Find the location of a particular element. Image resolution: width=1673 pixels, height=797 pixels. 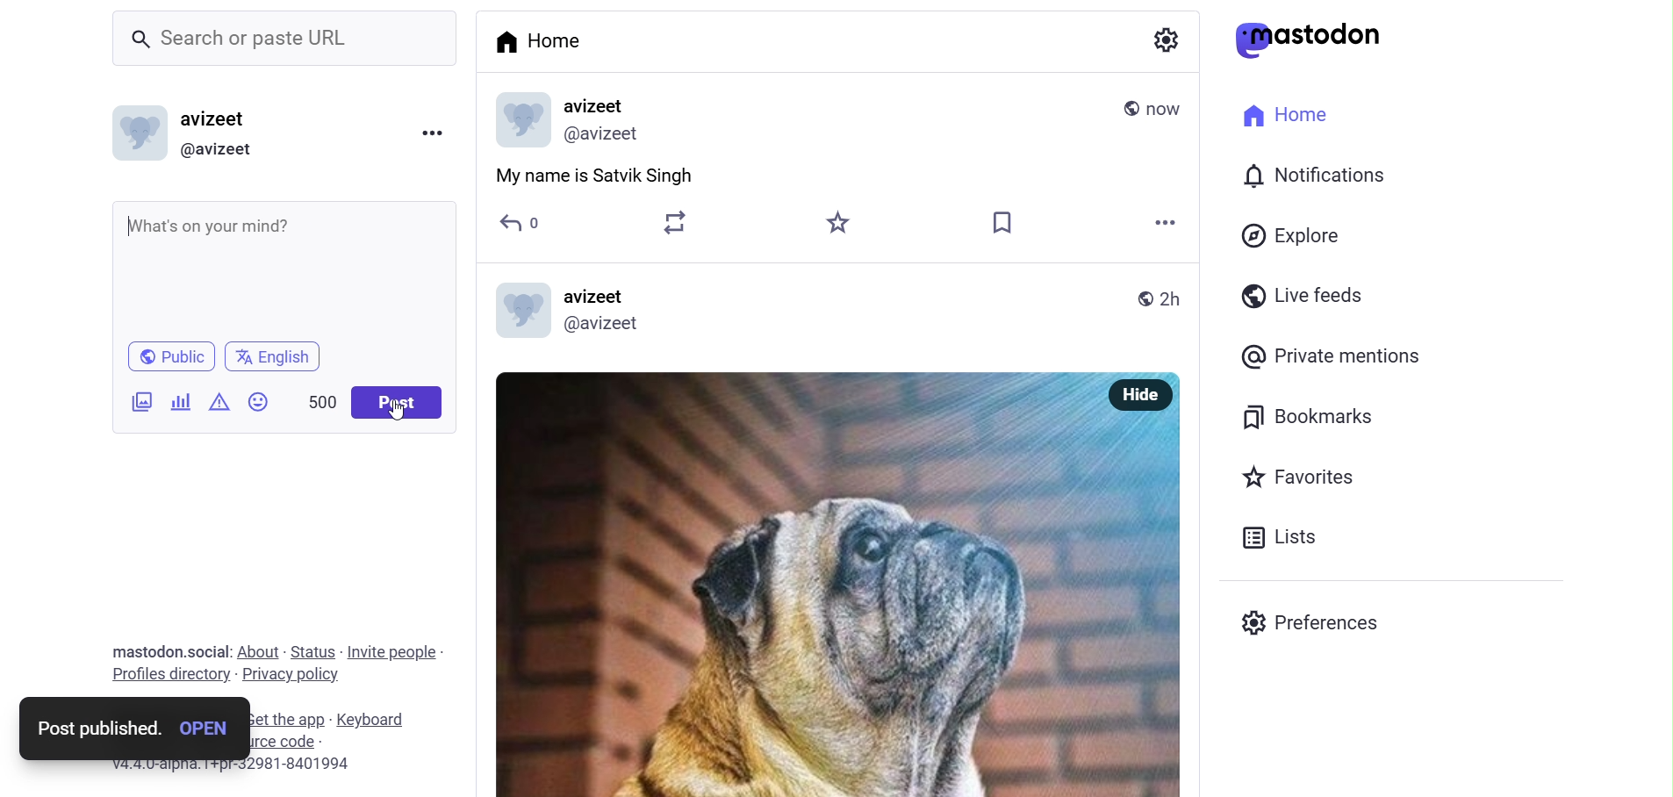

public is located at coordinates (1127, 108).